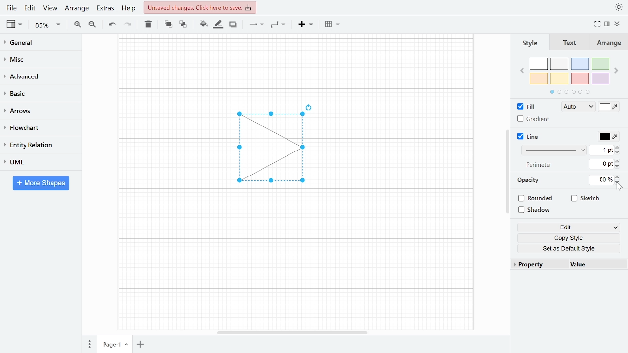  What do you see at coordinates (522, 70) in the screenshot?
I see `Previous` at bounding box center [522, 70].